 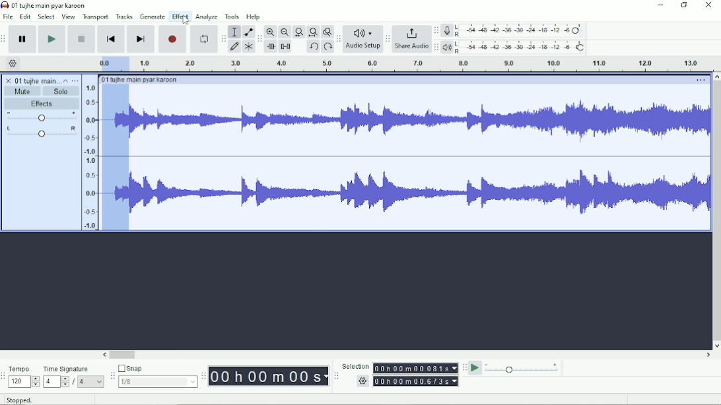 What do you see at coordinates (407, 356) in the screenshot?
I see `Horizontal scrollbar` at bounding box center [407, 356].